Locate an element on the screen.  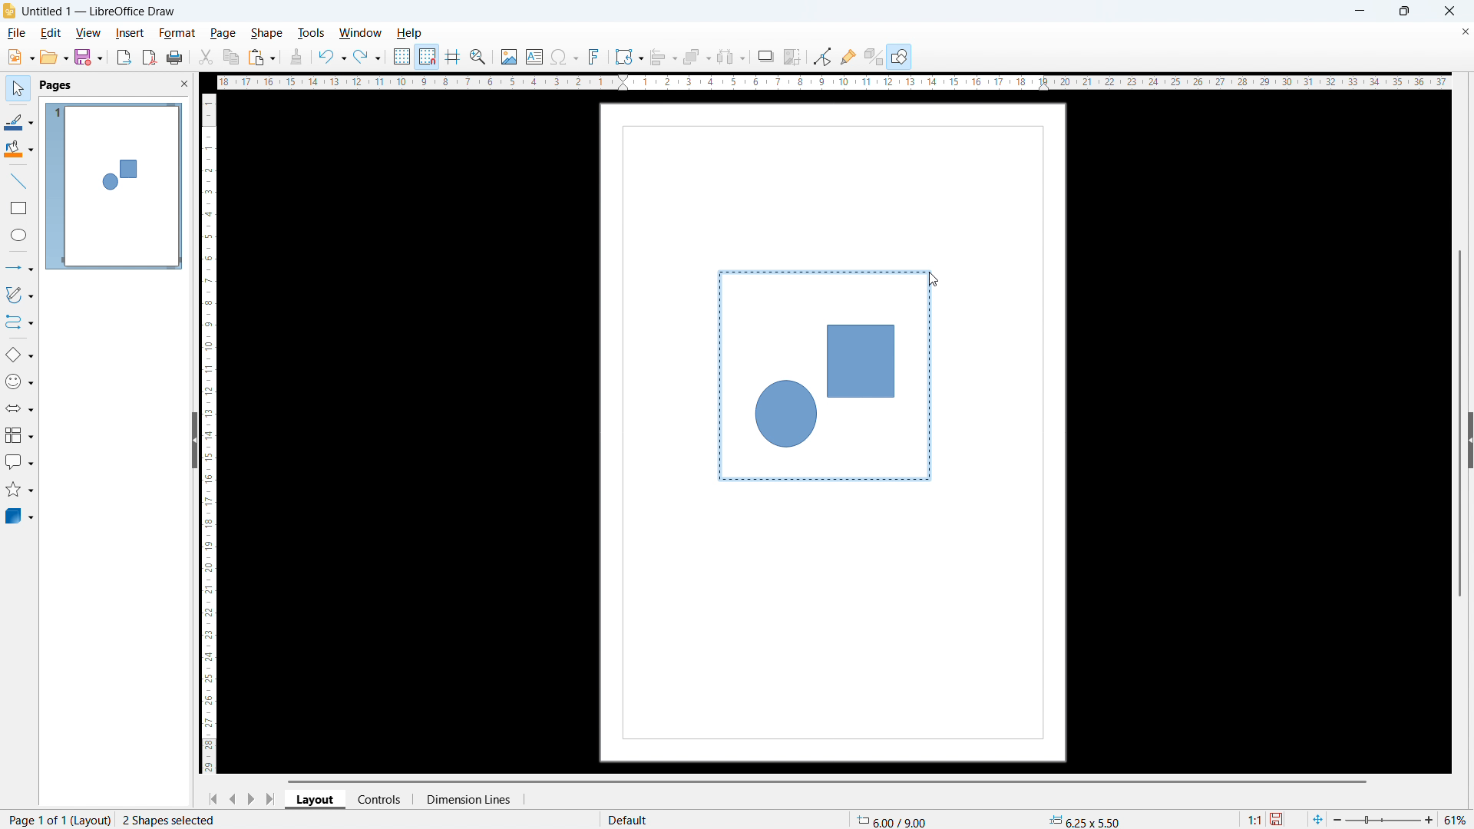
copy is located at coordinates (232, 57).